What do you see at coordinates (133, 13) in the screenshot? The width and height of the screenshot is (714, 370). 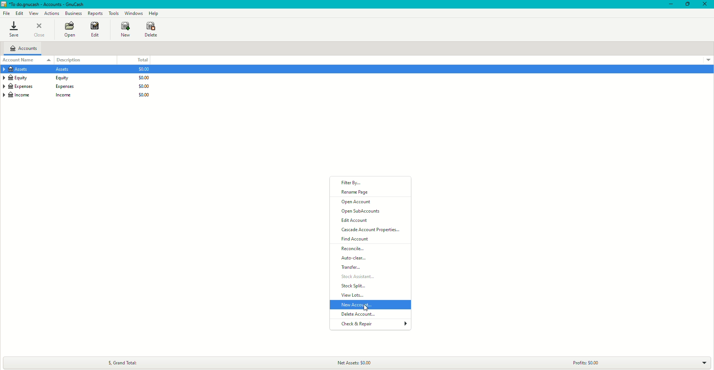 I see `Windows` at bounding box center [133, 13].